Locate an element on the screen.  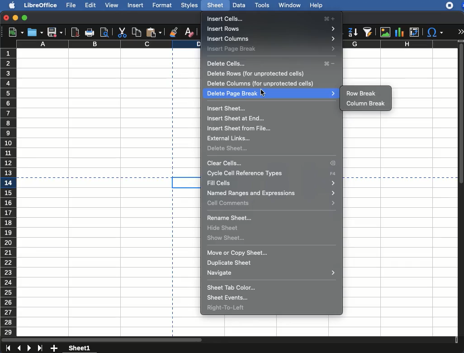
insert sheet from file is located at coordinates (240, 128).